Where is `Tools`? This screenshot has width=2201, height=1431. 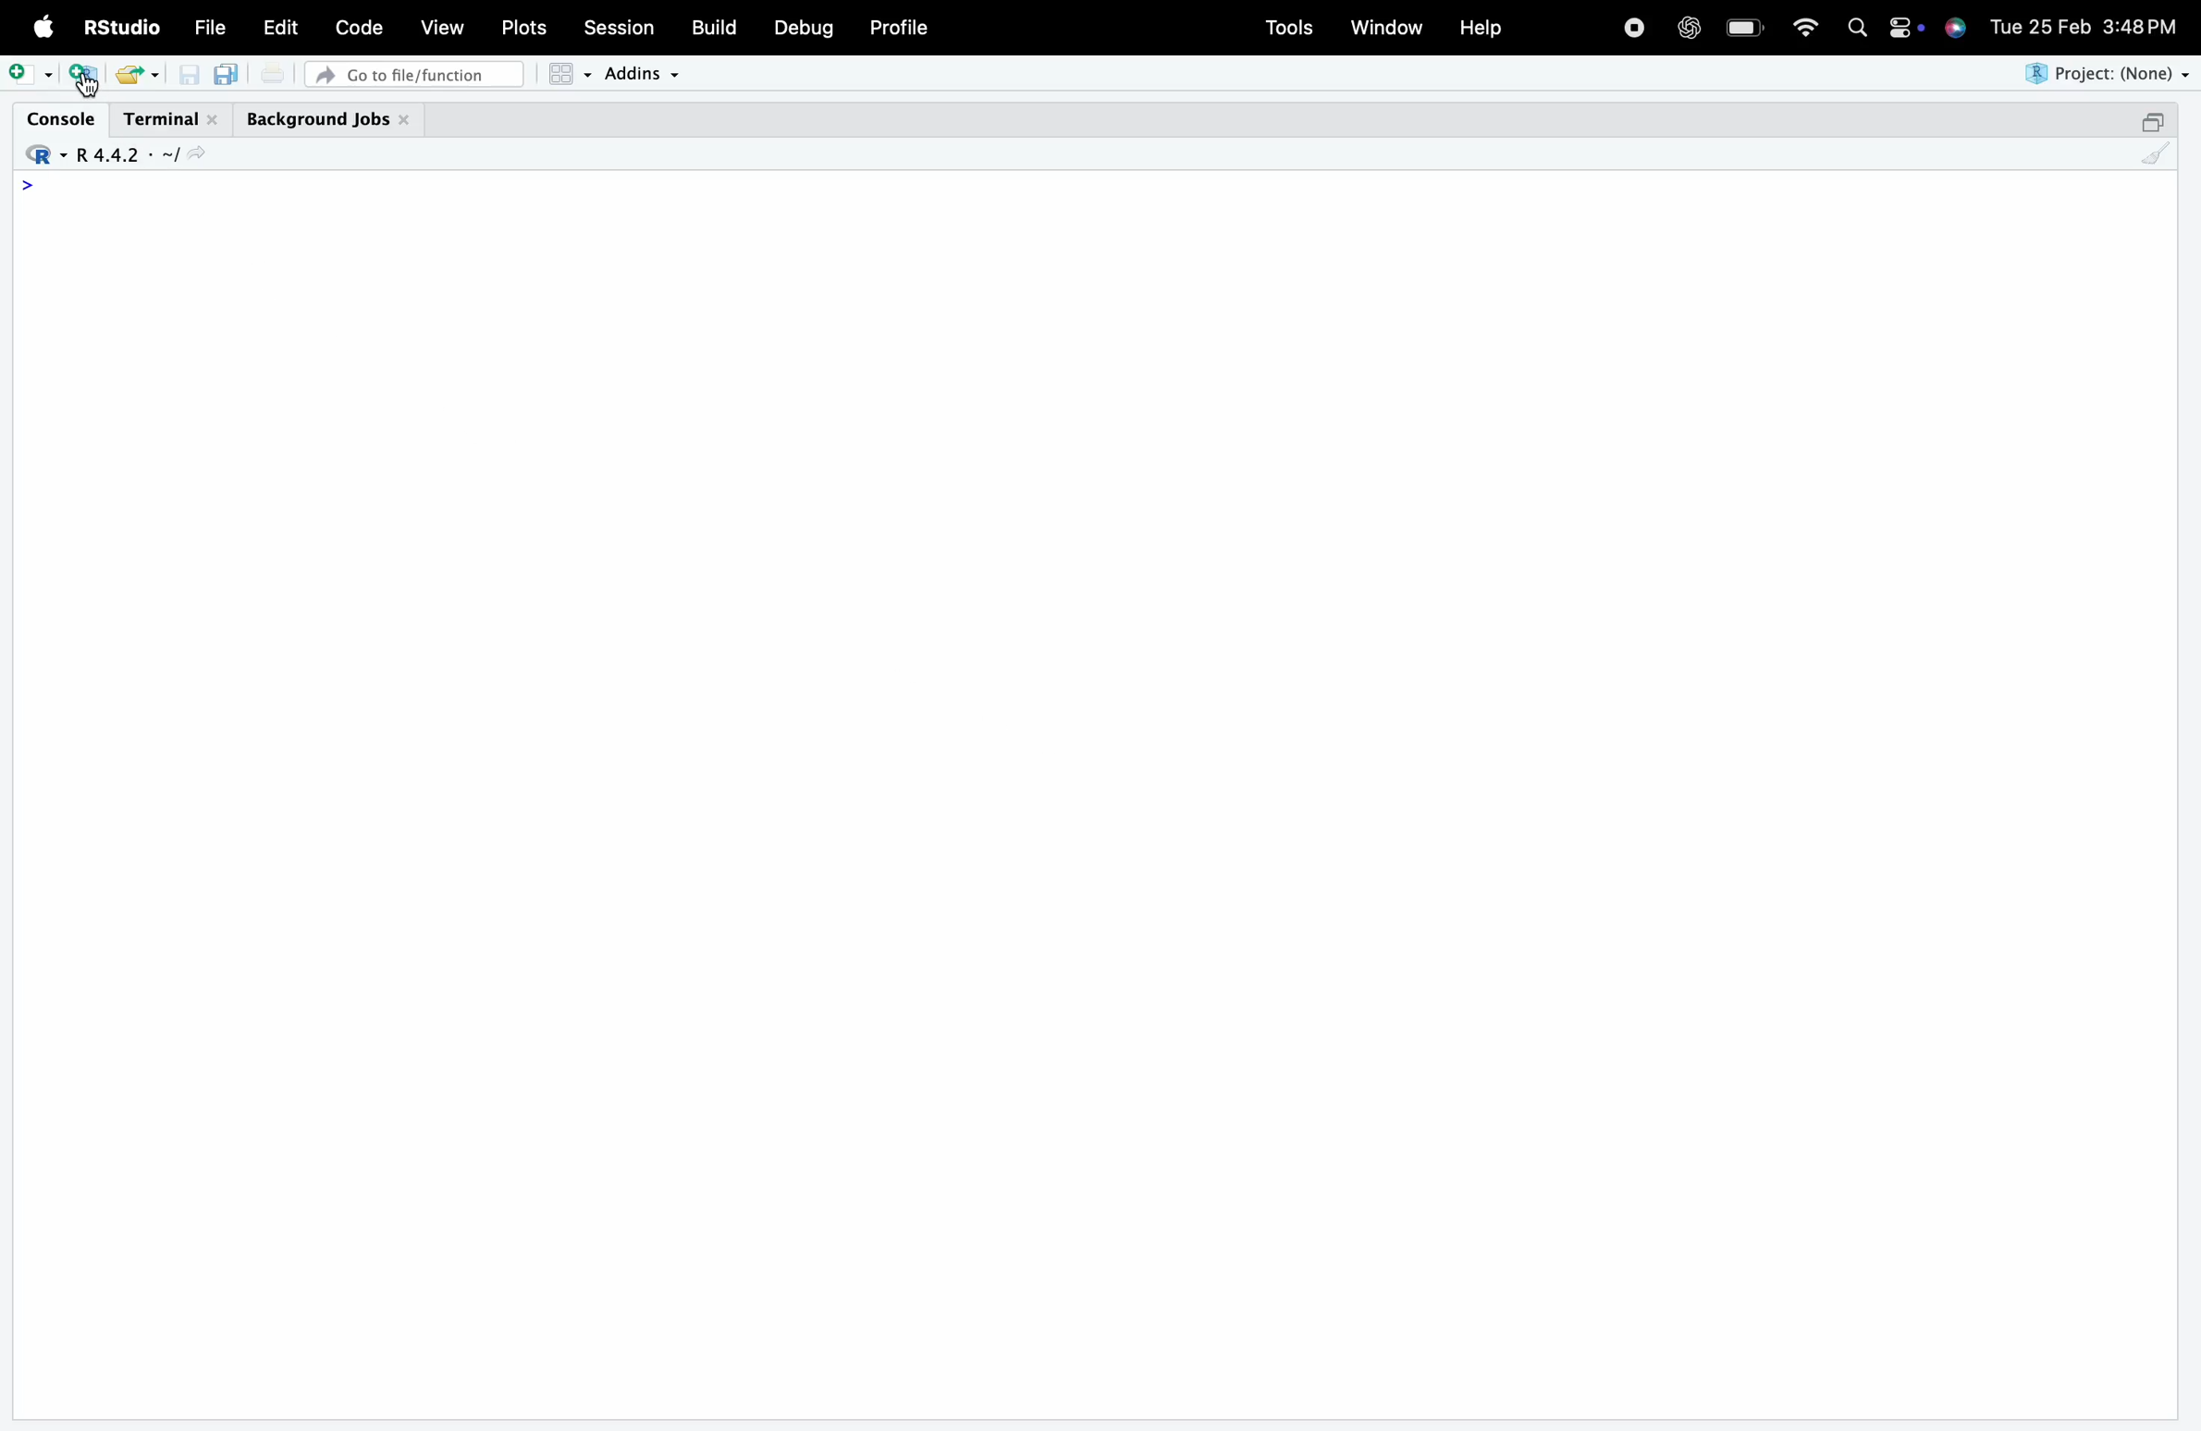 Tools is located at coordinates (1289, 28).